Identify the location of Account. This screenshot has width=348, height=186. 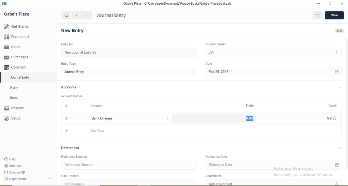
(97, 106).